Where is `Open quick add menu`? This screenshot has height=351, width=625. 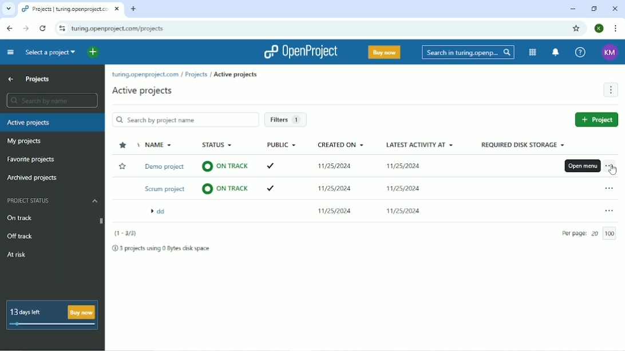
Open quick add menu is located at coordinates (92, 51).